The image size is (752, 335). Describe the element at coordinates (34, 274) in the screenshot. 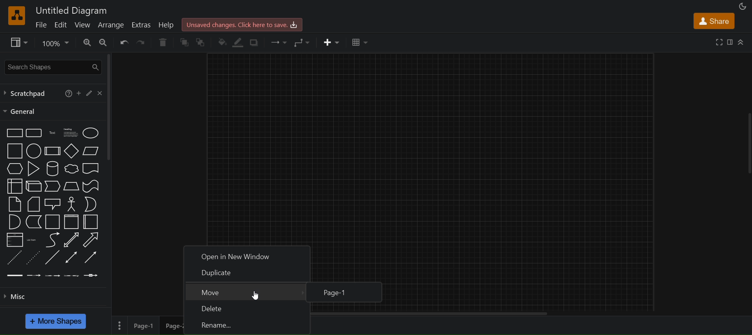

I see `connector with 1 label` at that location.